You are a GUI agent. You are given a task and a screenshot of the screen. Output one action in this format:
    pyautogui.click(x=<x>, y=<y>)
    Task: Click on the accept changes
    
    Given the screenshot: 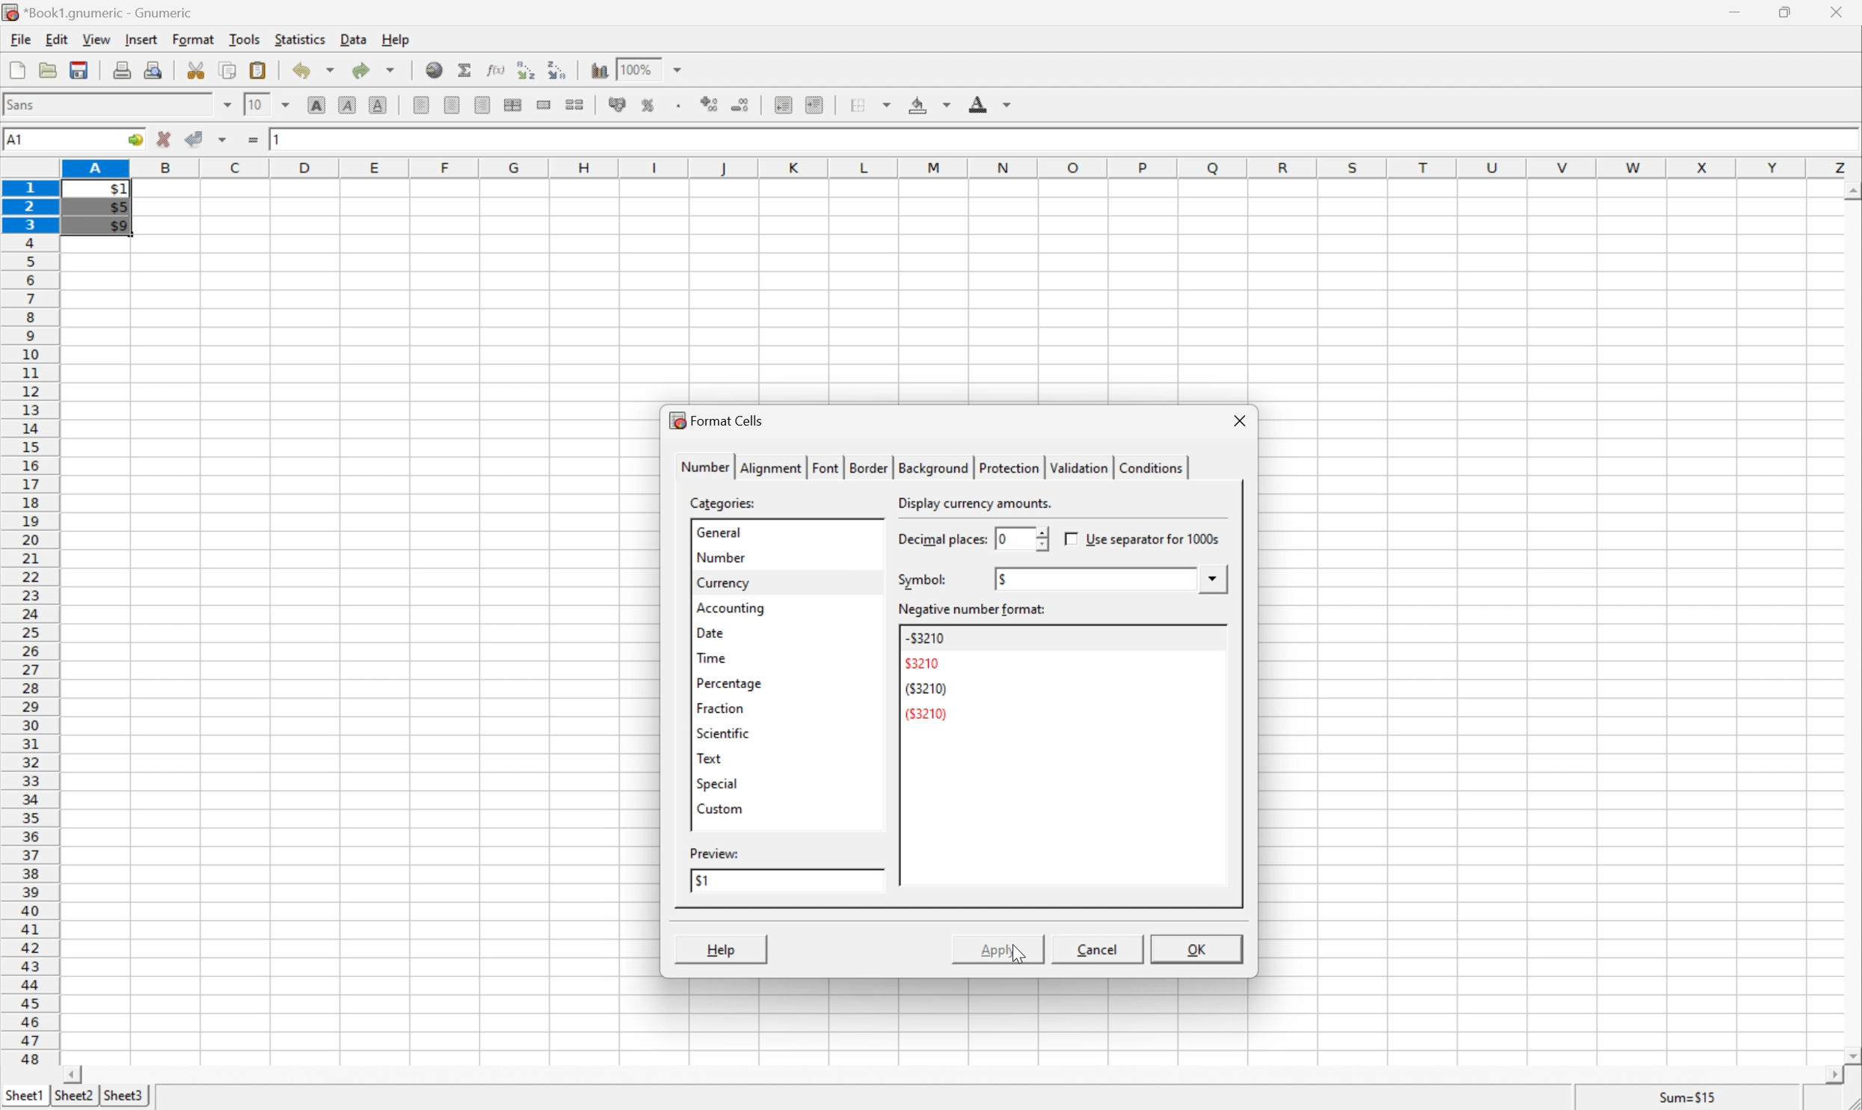 What is the action you would take?
    pyautogui.click(x=196, y=137)
    